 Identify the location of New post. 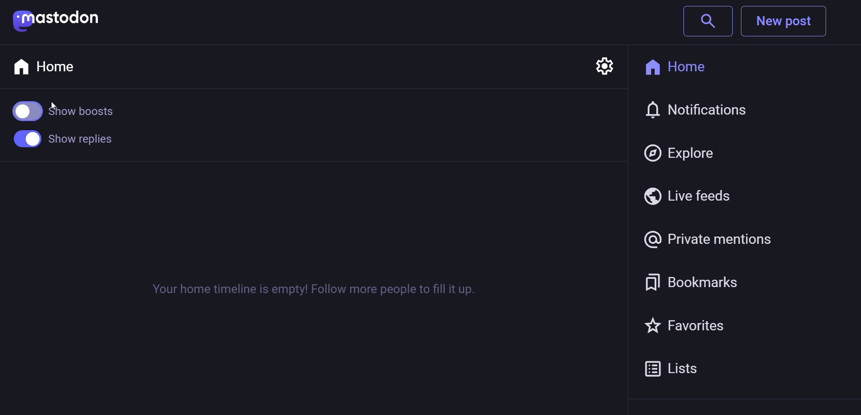
(784, 22).